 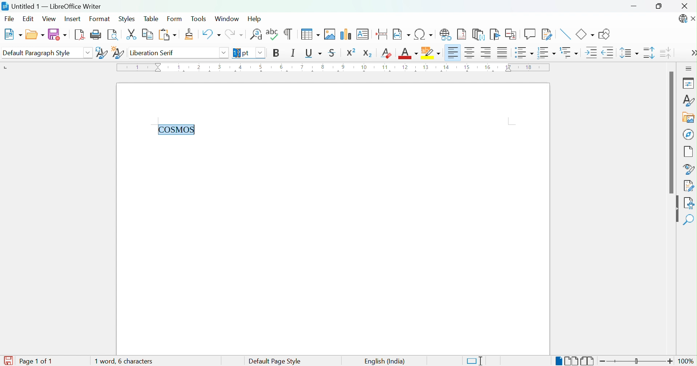 What do you see at coordinates (689, 168) in the screenshot?
I see `Style Inspector` at bounding box center [689, 168].